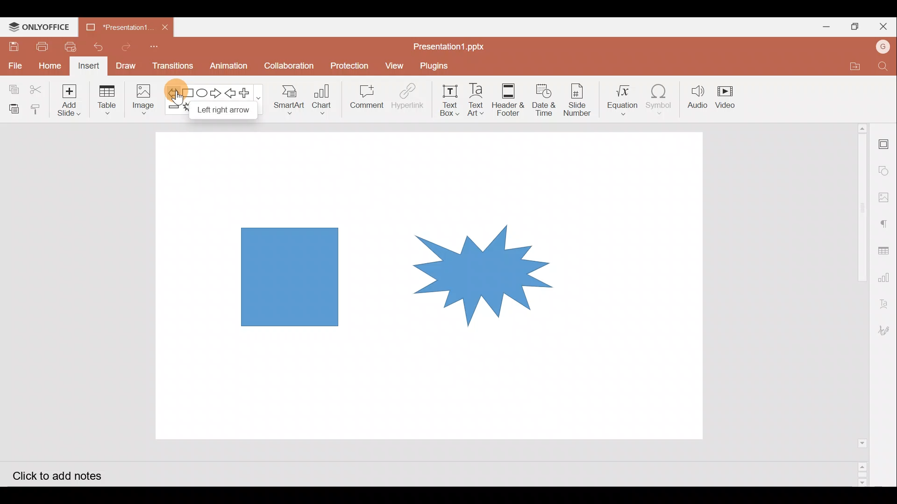 The width and height of the screenshot is (897, 504). I want to click on Header & footer, so click(510, 99).